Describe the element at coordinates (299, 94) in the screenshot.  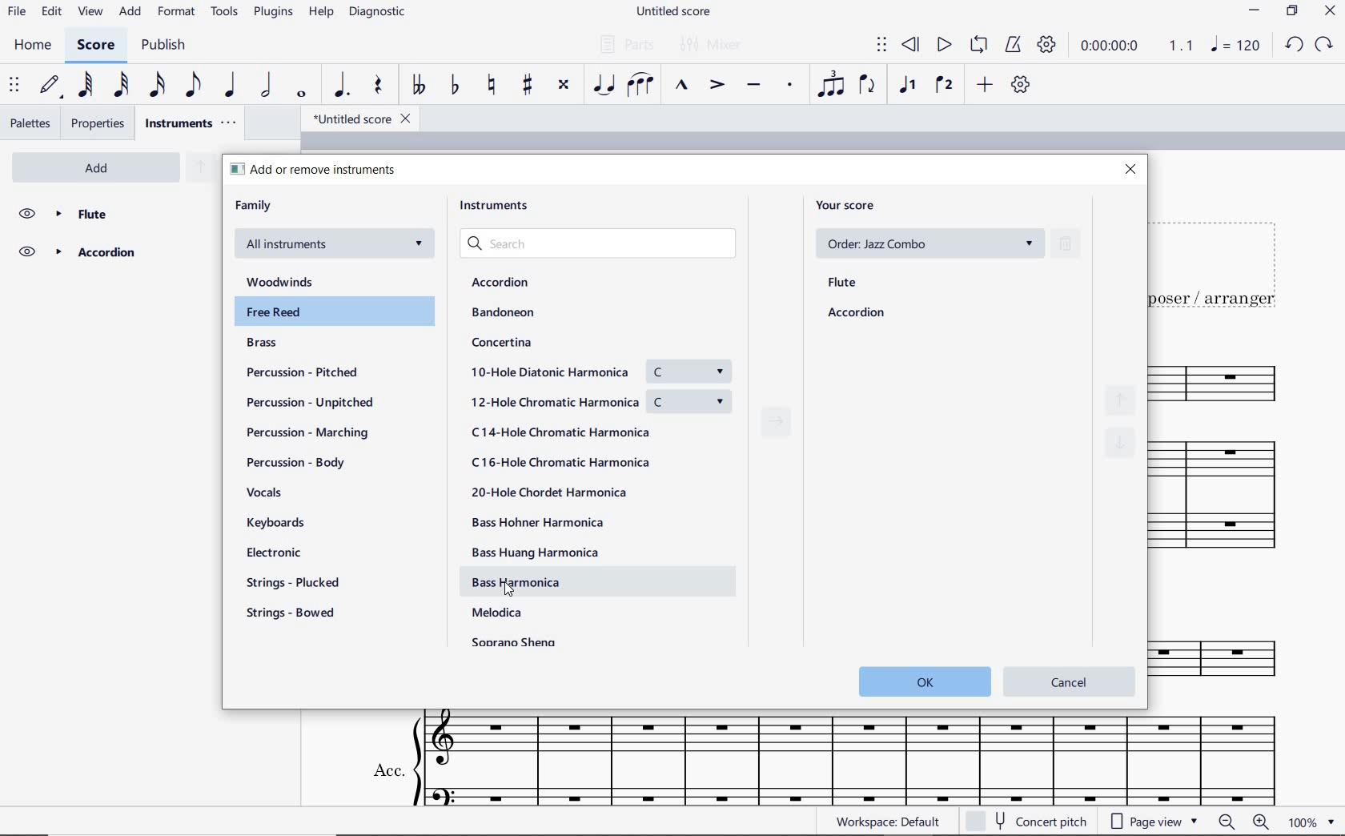
I see `whole note` at that location.